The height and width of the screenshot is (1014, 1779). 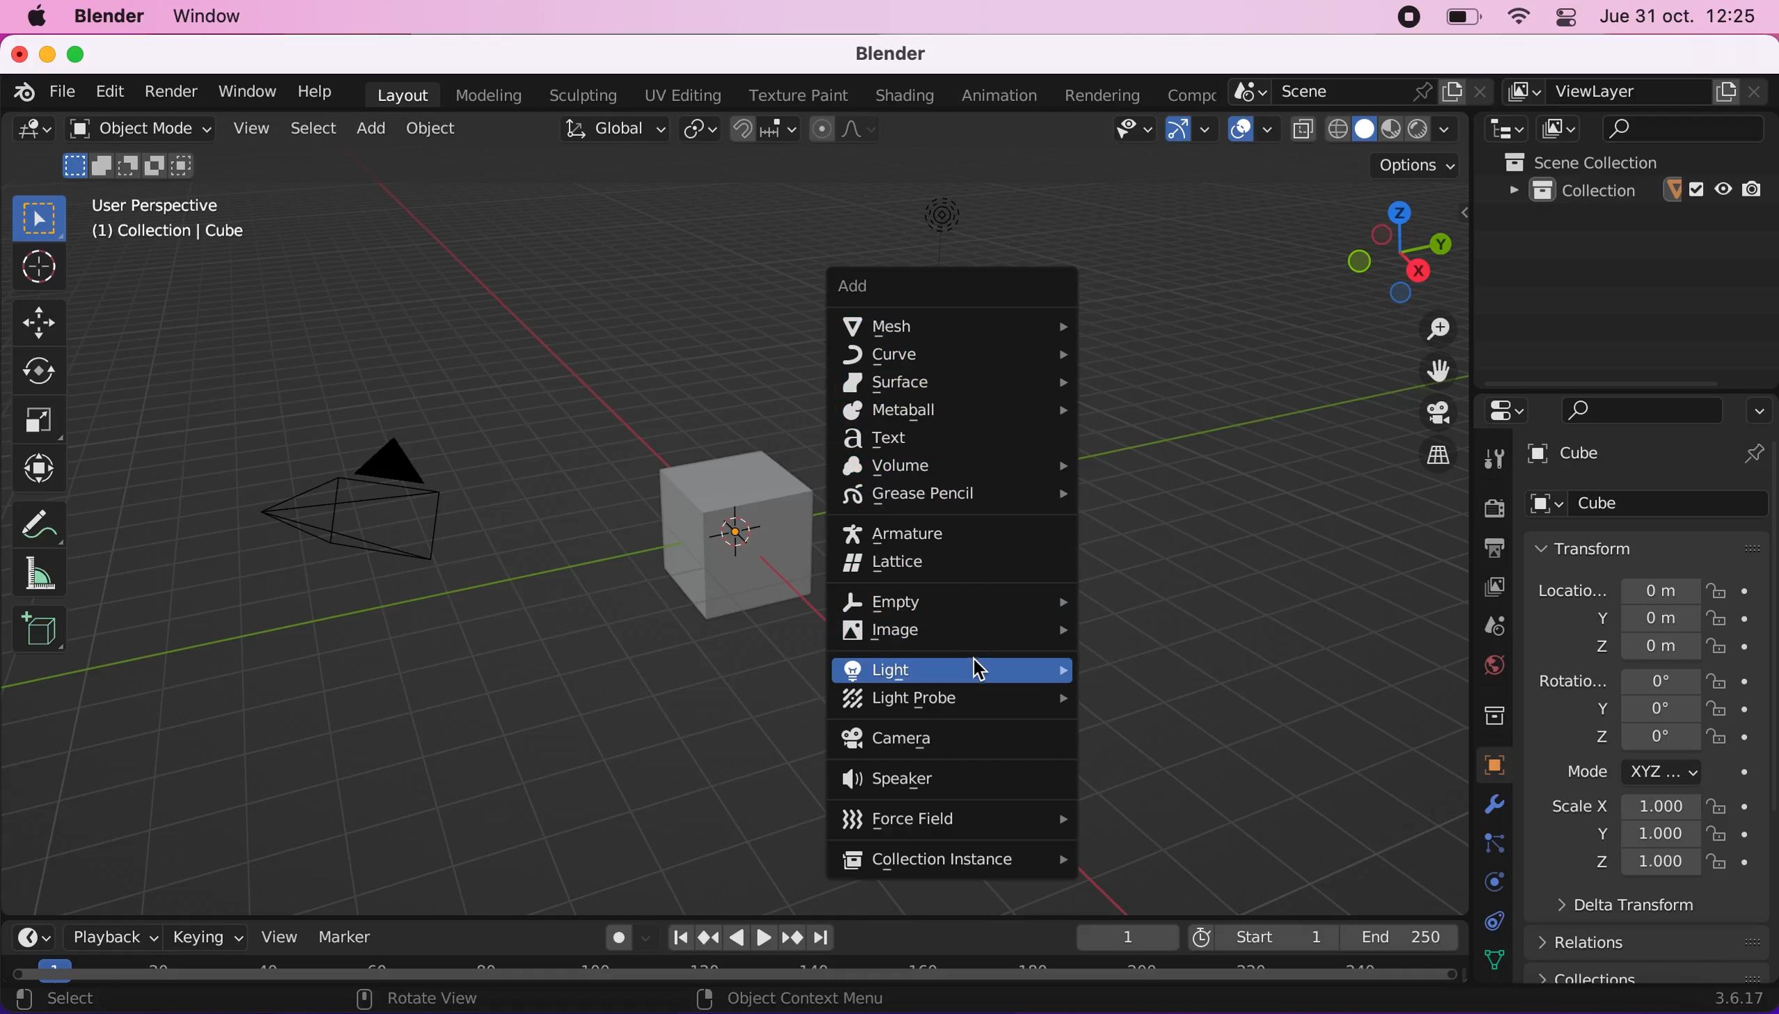 What do you see at coordinates (397, 94) in the screenshot?
I see `layout` at bounding box center [397, 94].